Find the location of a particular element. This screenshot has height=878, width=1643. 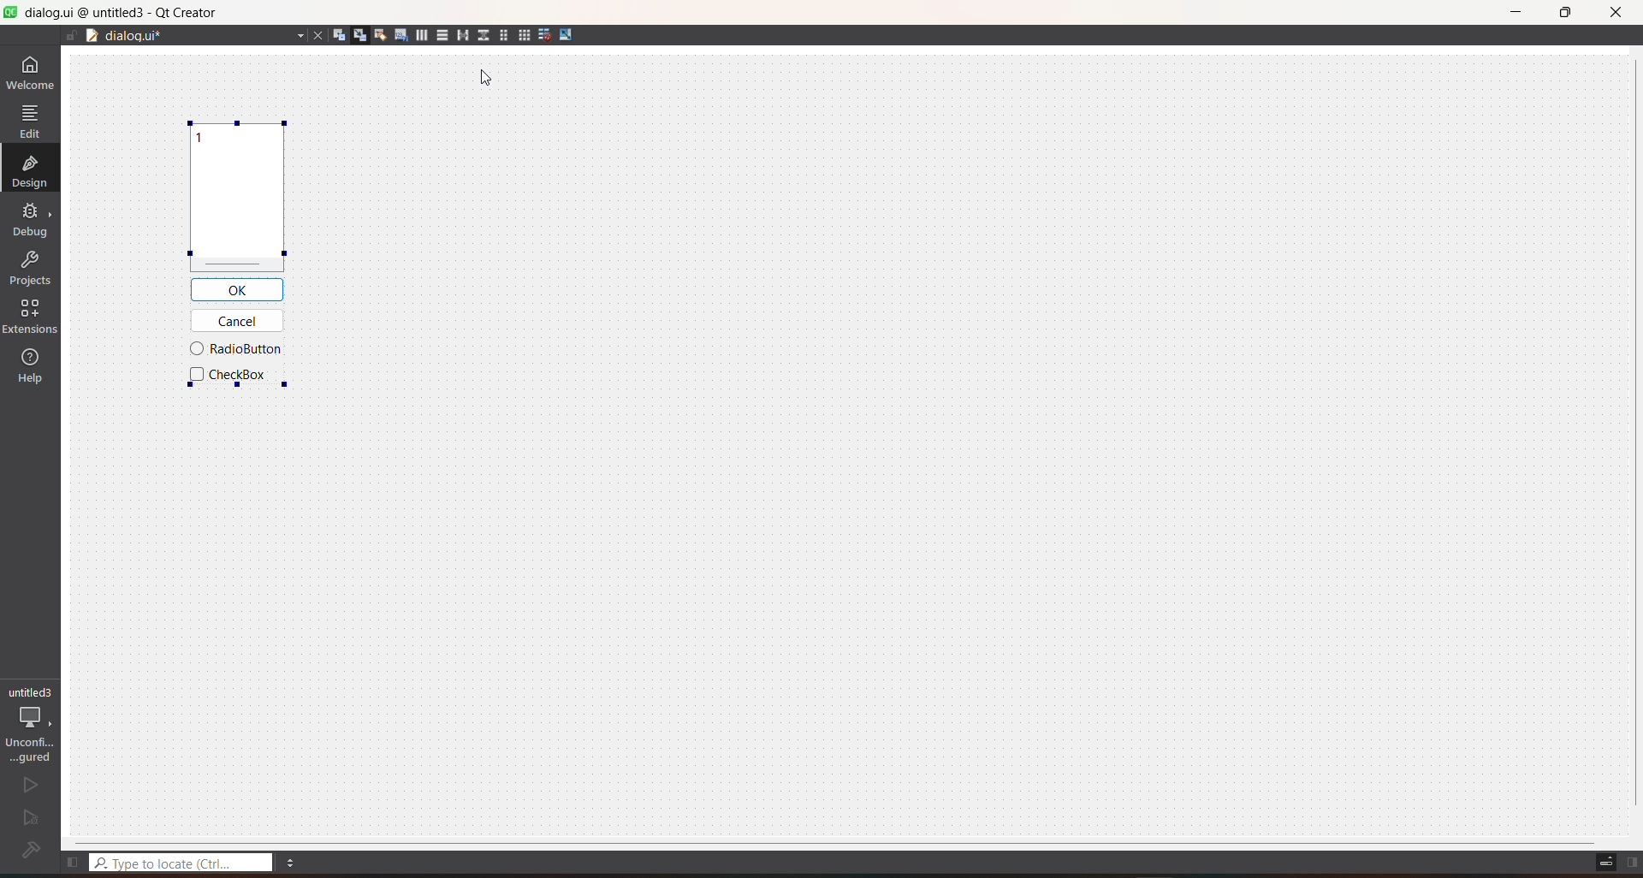

layout horizontal splitter is located at coordinates (460, 36).